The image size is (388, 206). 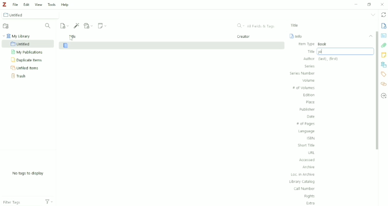 I want to click on Edit, so click(x=26, y=4).